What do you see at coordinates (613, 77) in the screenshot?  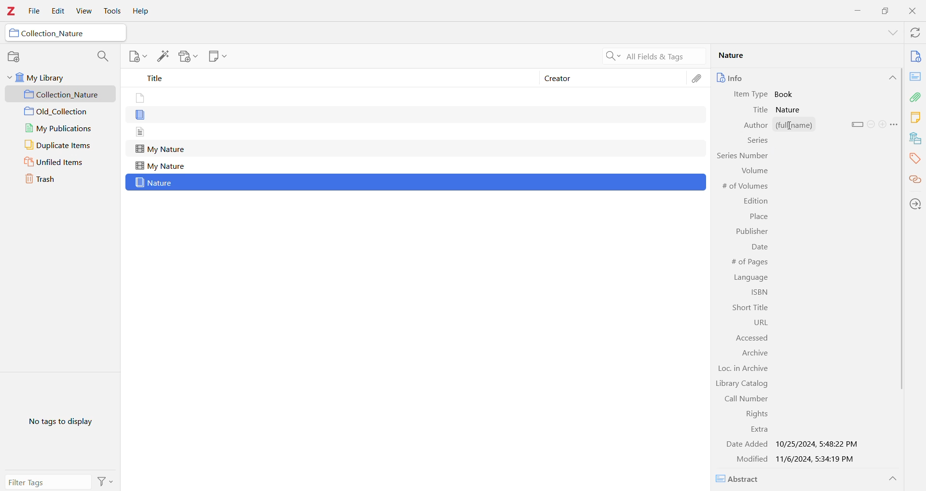 I see `Creator` at bounding box center [613, 77].